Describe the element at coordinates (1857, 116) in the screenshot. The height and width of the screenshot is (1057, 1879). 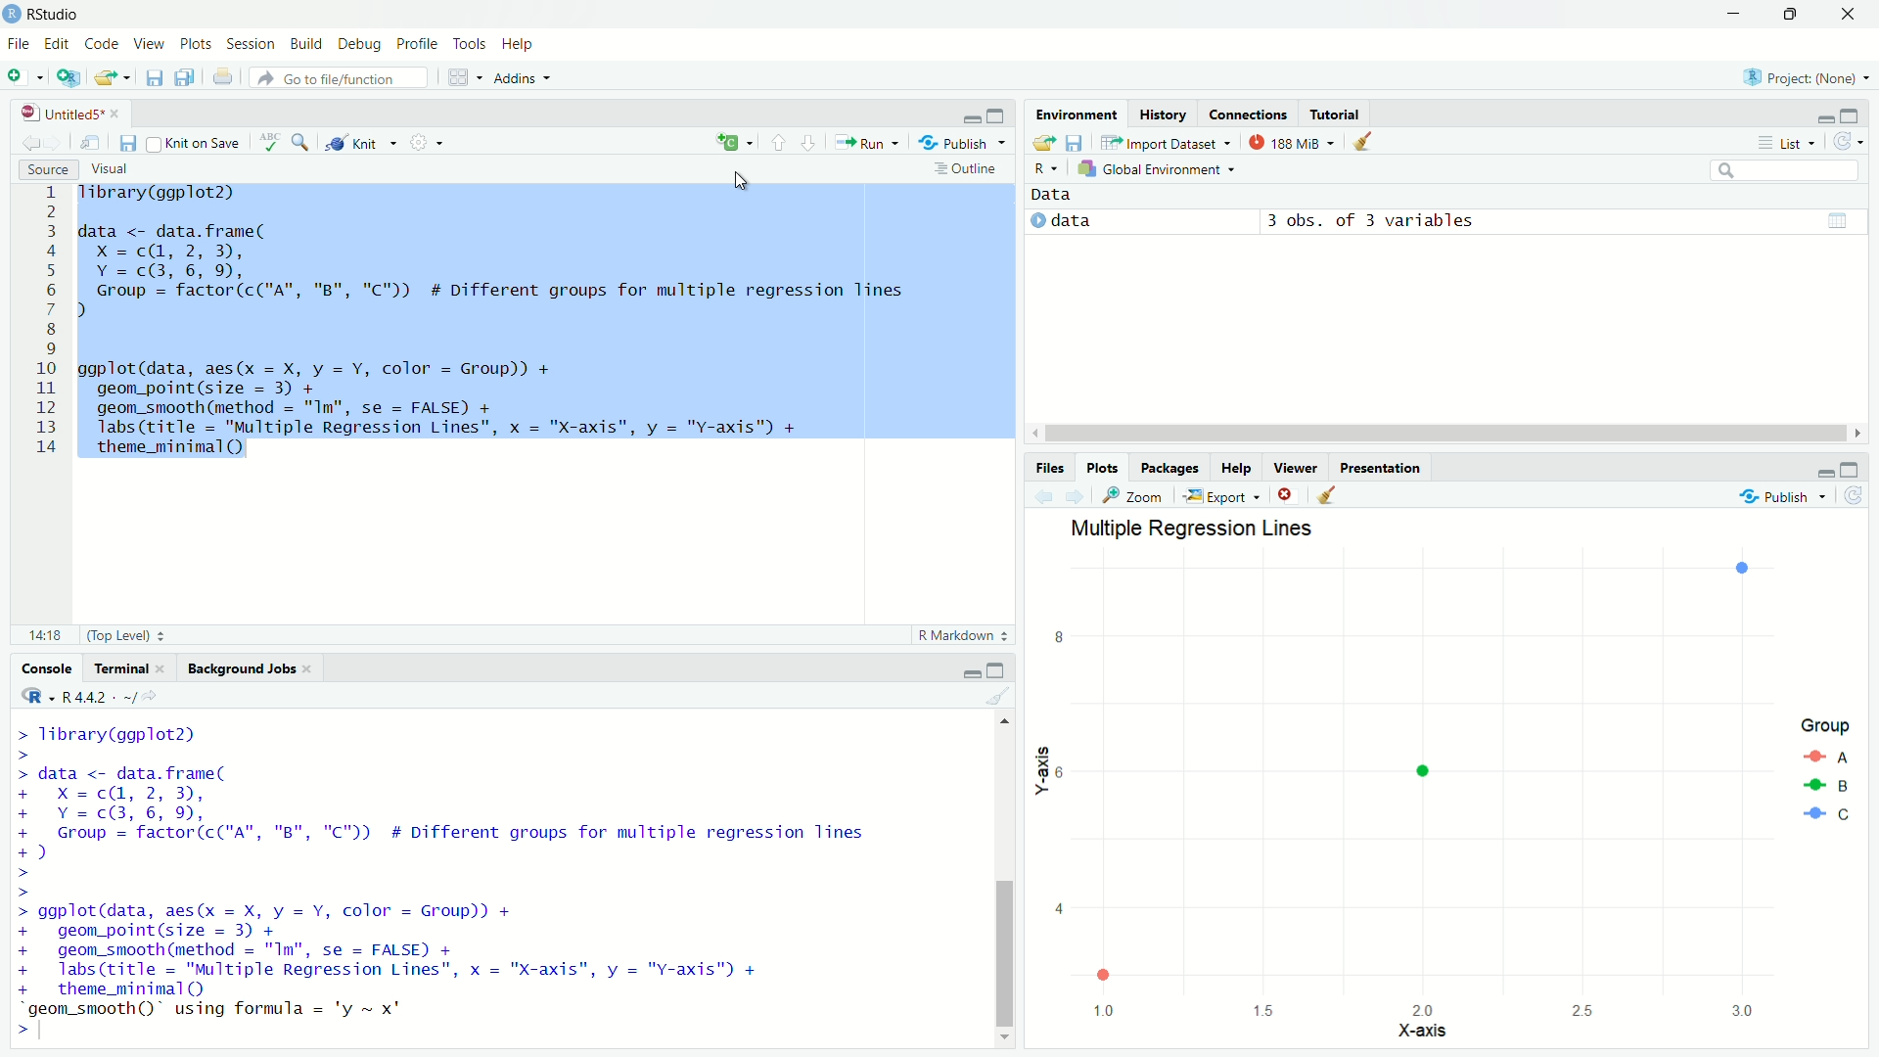
I see `maximise` at that location.